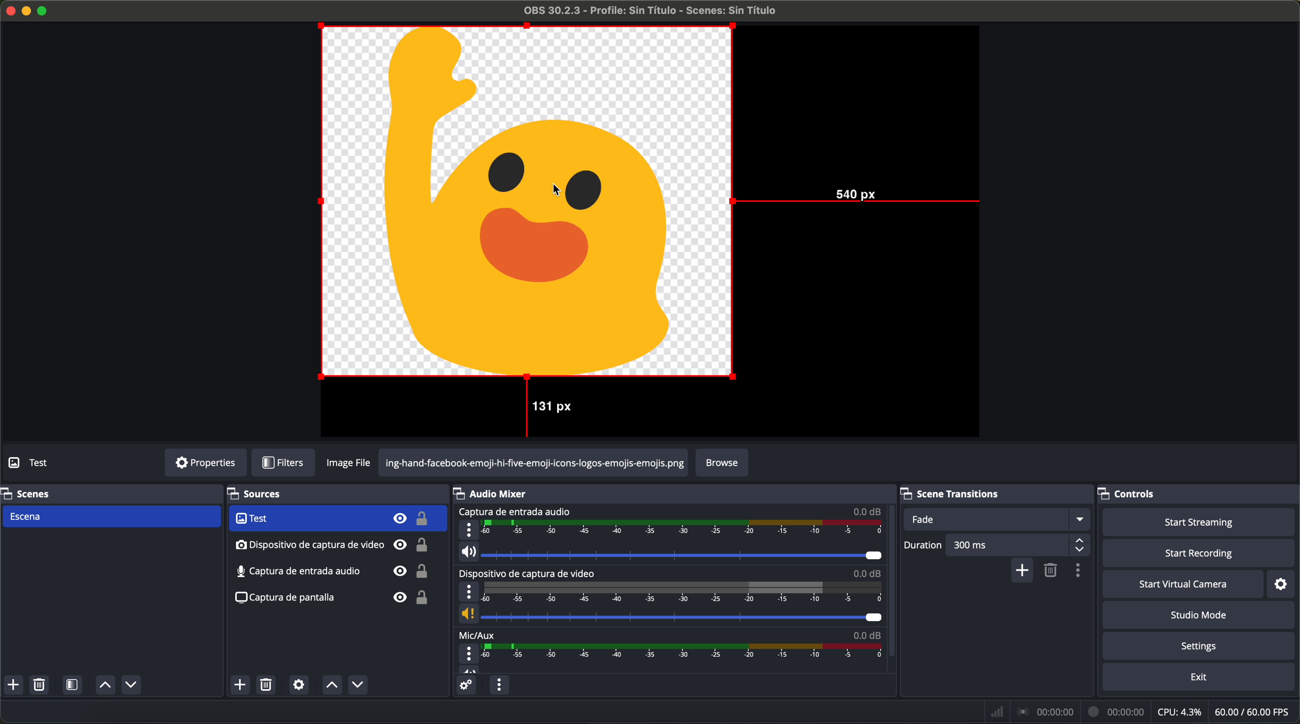  What do you see at coordinates (74, 686) in the screenshot?
I see `open scene filters` at bounding box center [74, 686].